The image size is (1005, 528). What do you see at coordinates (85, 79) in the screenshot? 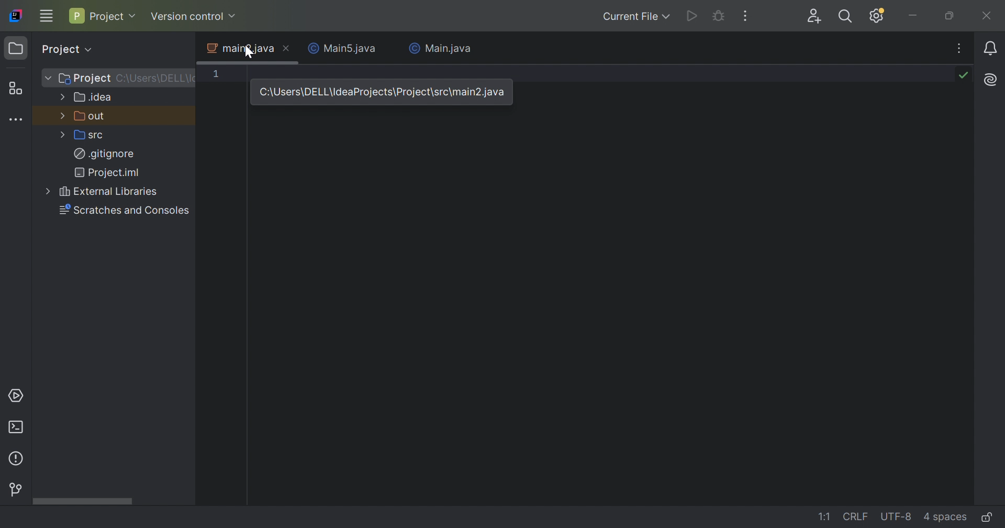
I see `Project` at bounding box center [85, 79].